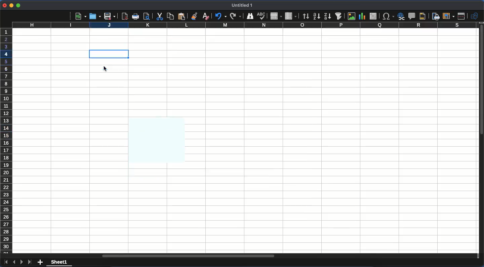  Describe the element at coordinates (198, 15) in the screenshot. I see `clone formatting` at that location.